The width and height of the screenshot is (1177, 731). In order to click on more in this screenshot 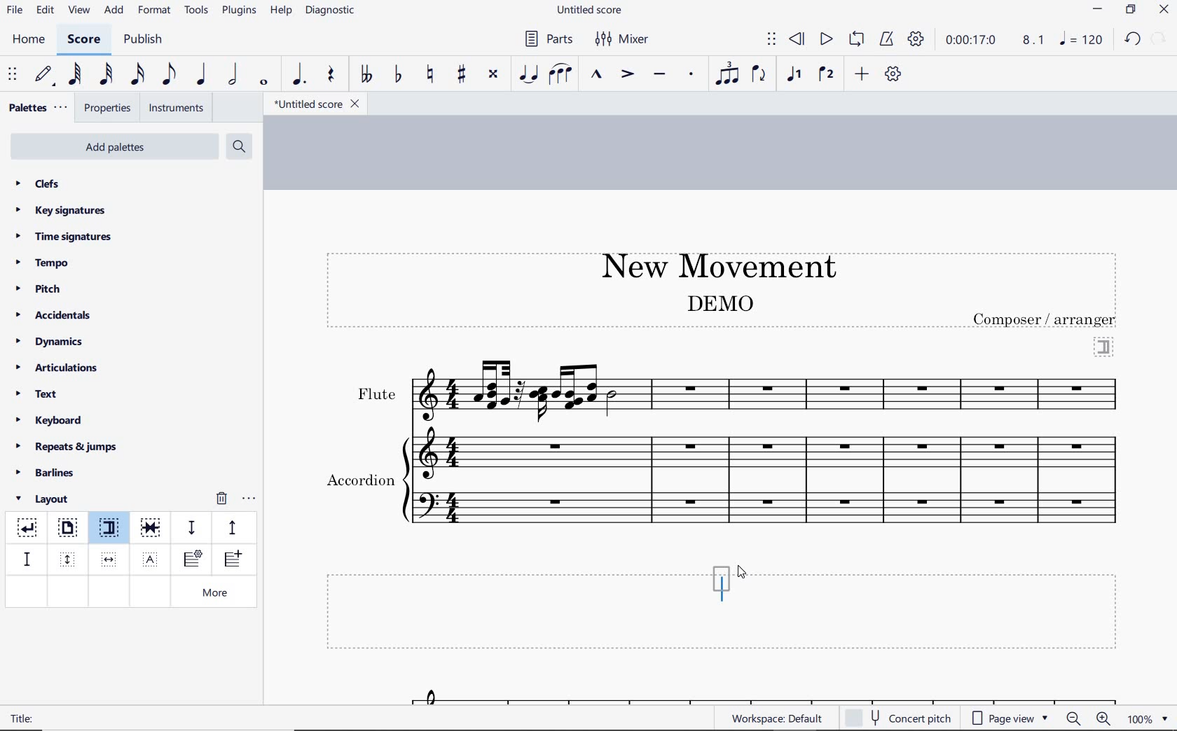, I will do `click(218, 594)`.